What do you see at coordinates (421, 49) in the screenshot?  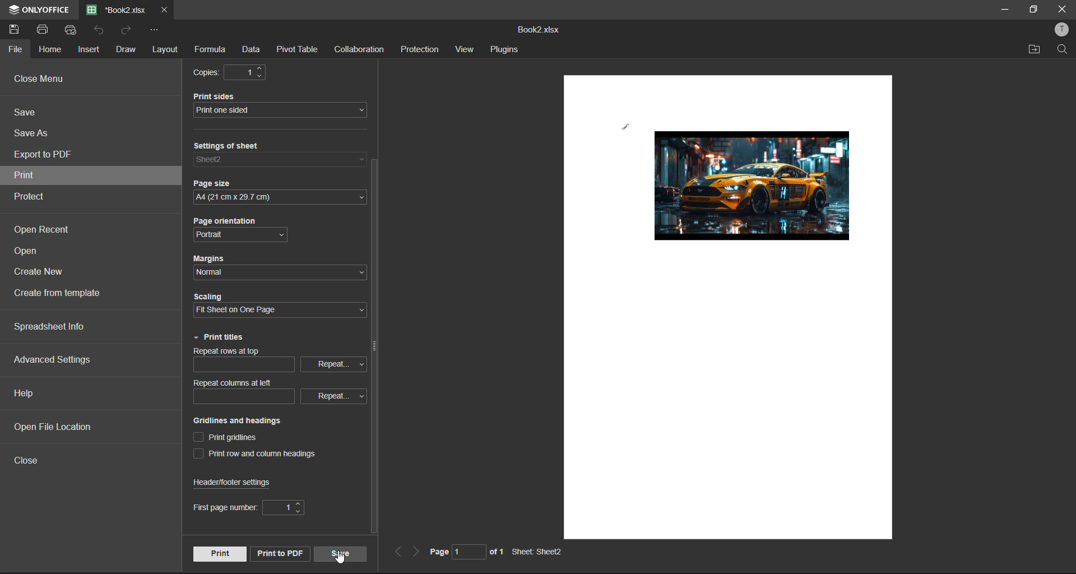 I see `protection` at bounding box center [421, 49].